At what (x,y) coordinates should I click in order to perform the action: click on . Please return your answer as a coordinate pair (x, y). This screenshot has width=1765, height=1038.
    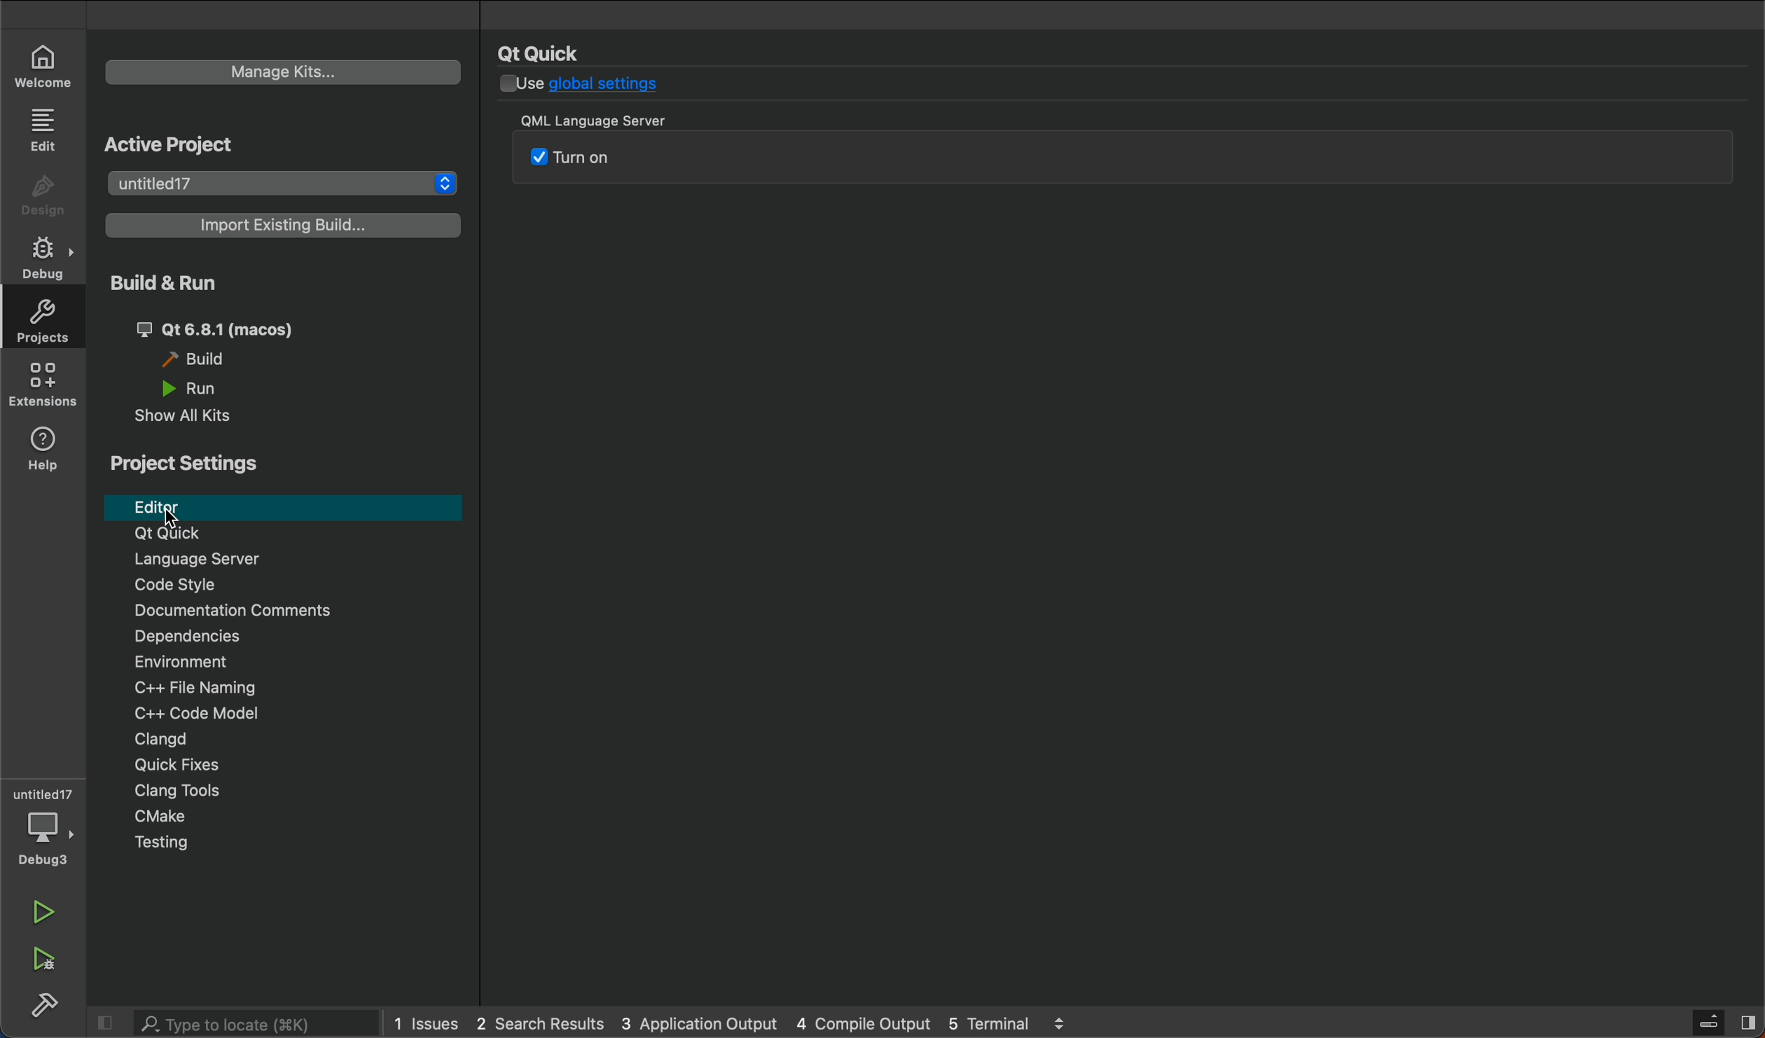
    Looking at the image, I should click on (267, 844).